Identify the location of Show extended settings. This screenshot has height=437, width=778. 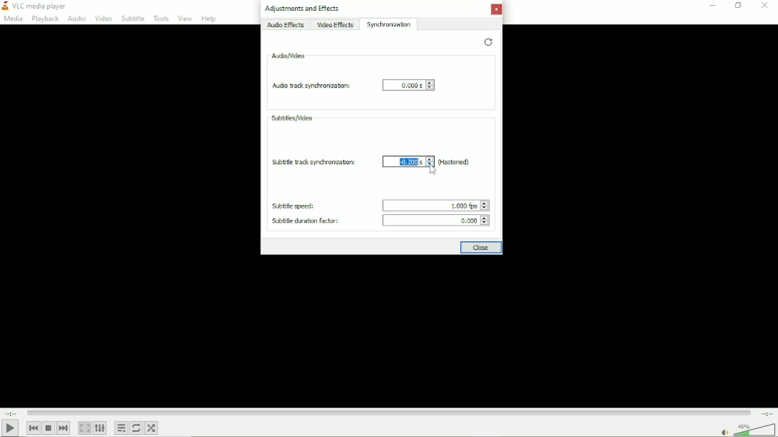
(100, 428).